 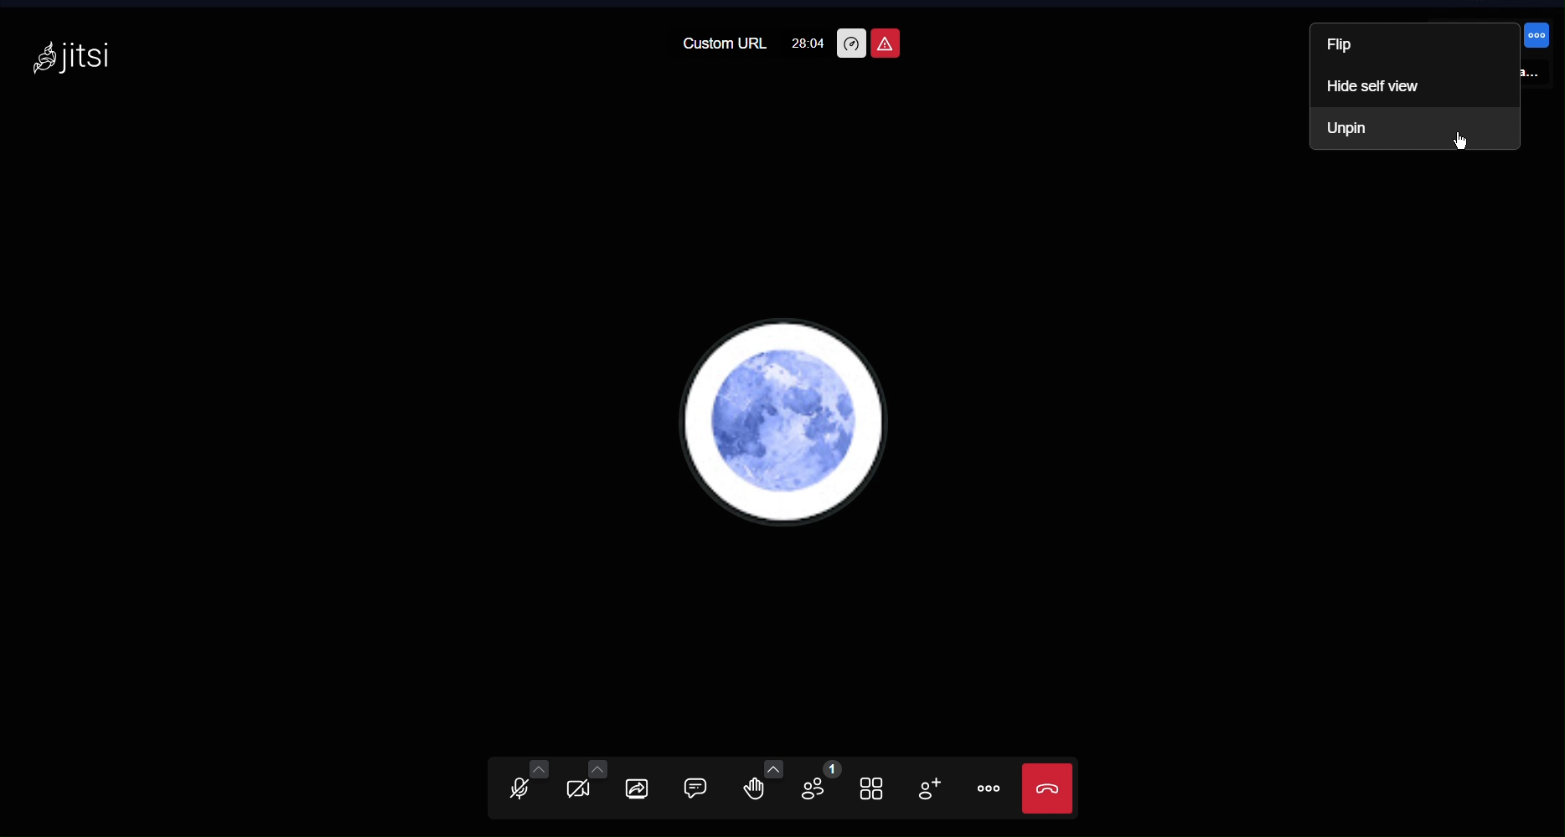 I want to click on Custom URL, so click(x=723, y=45).